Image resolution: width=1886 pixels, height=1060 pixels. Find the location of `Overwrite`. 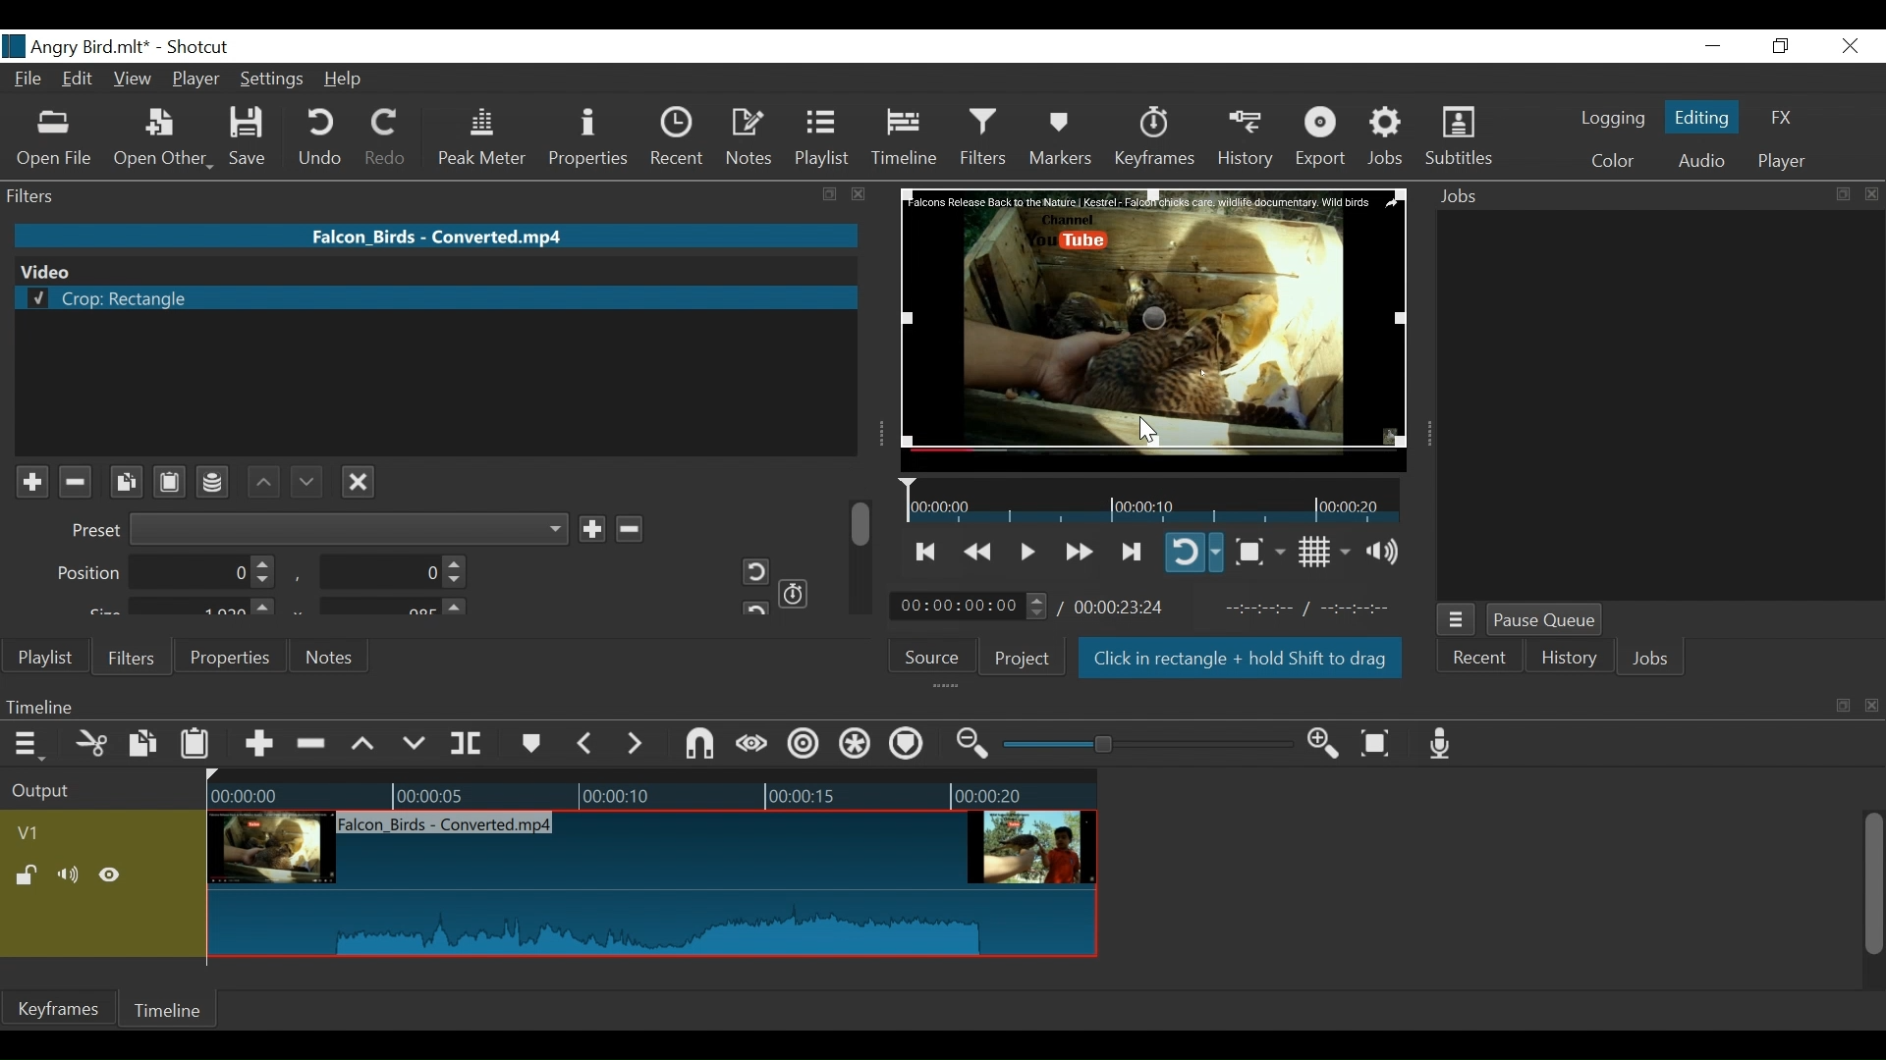

Overwrite is located at coordinates (415, 744).